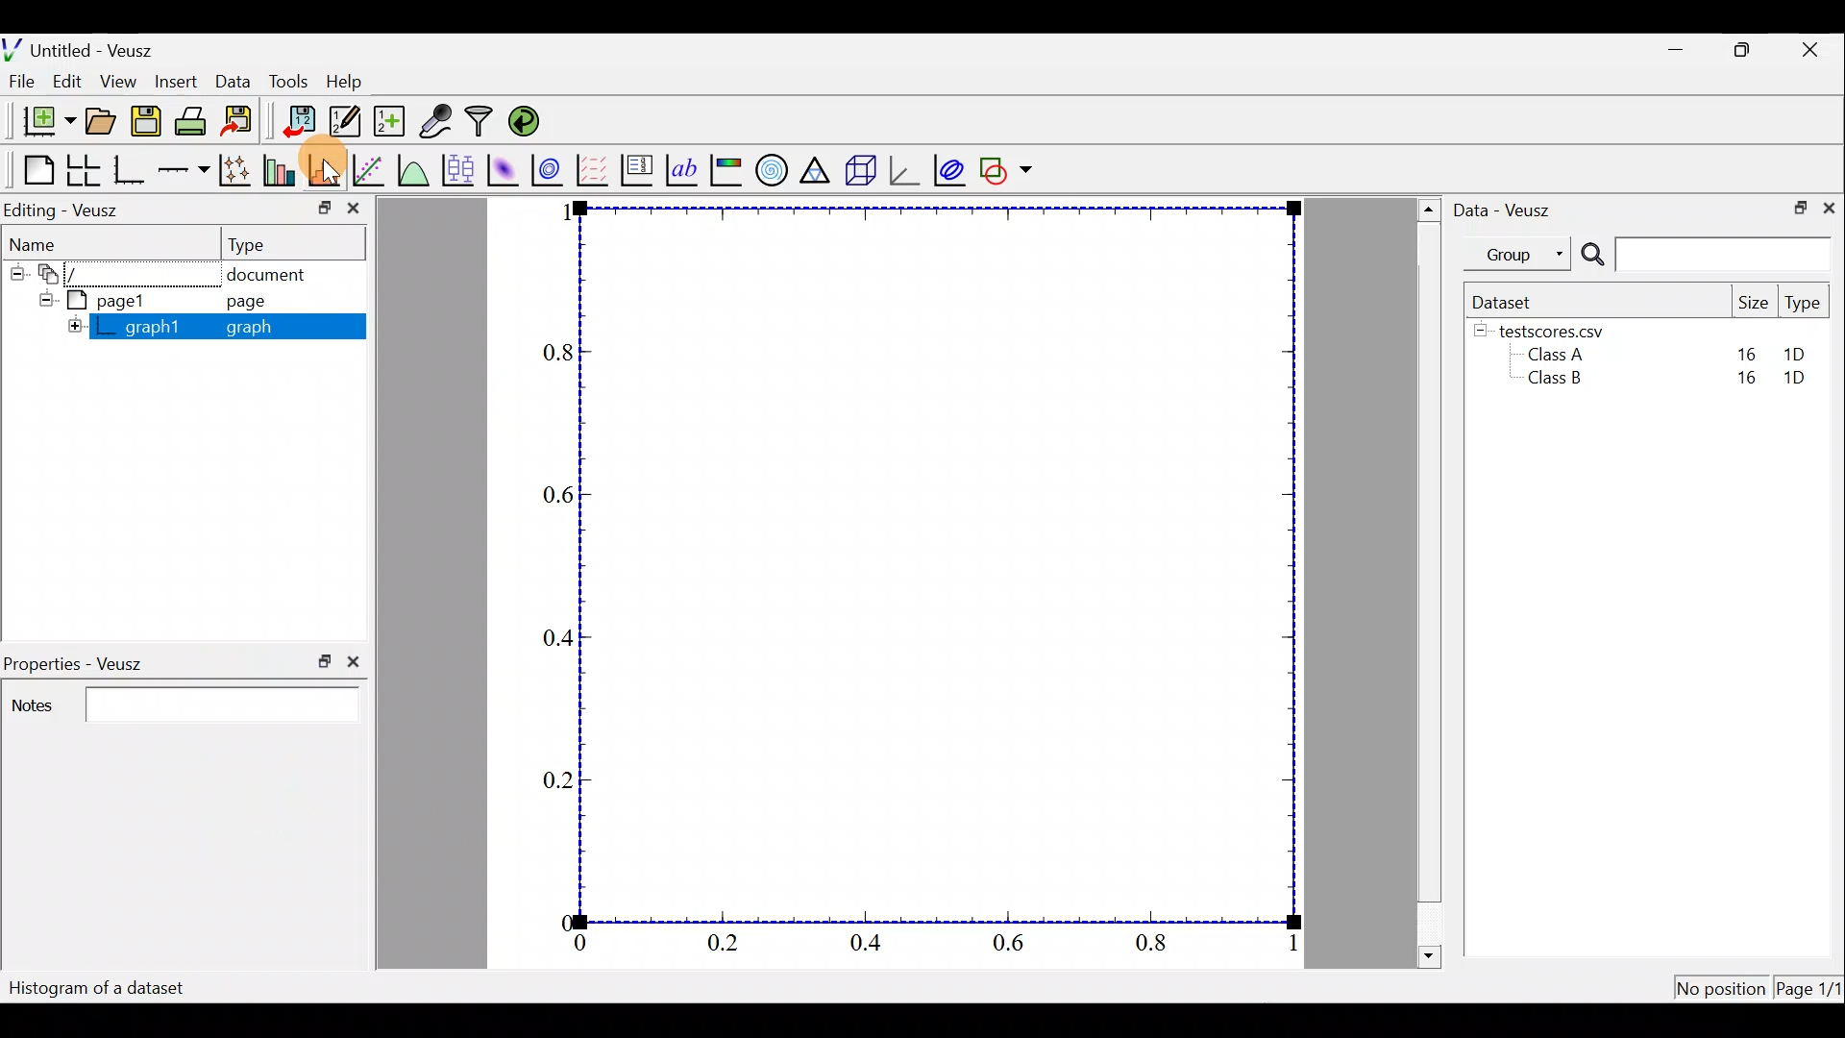  I want to click on Page 1/1, so click(1810, 988).